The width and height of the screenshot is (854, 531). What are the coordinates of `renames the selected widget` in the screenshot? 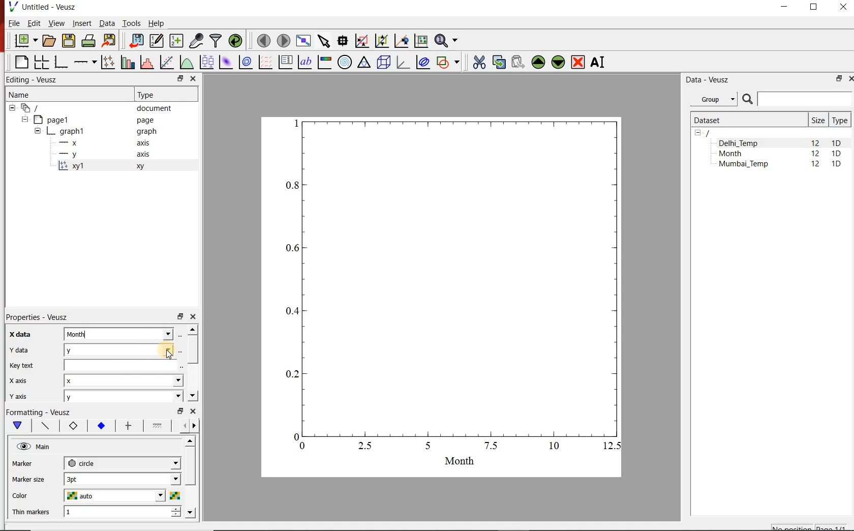 It's located at (598, 63).